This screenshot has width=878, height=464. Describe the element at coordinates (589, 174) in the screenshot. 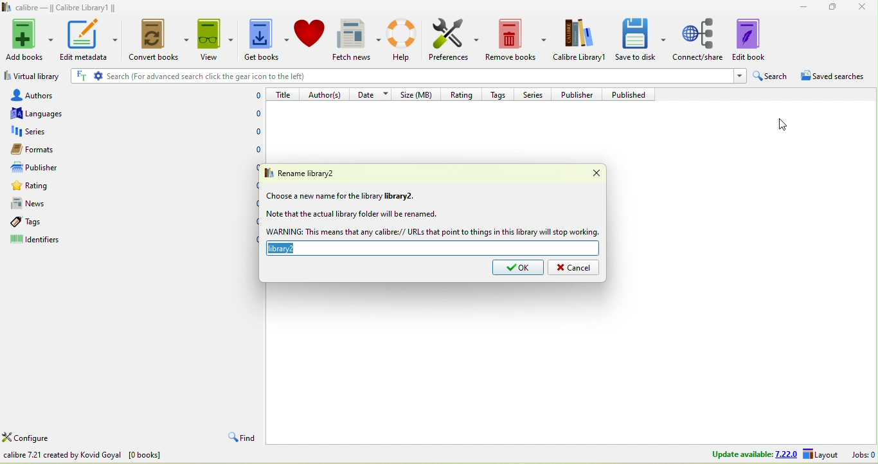

I see `close` at that location.